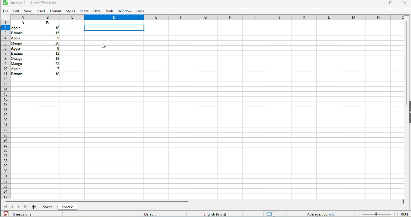 The height and width of the screenshot is (217, 411). Describe the element at coordinates (5, 206) in the screenshot. I see `scroll to first sheet` at that location.